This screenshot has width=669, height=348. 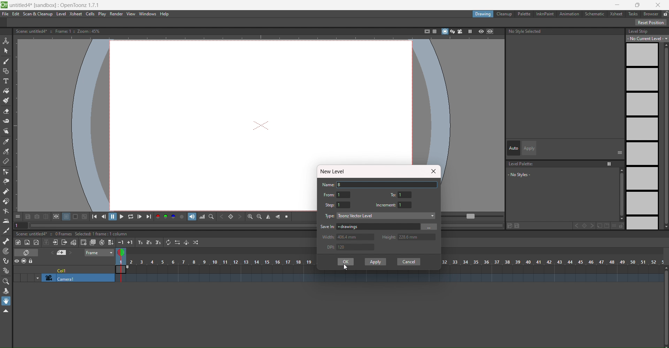 I want to click on 1, so click(x=344, y=195).